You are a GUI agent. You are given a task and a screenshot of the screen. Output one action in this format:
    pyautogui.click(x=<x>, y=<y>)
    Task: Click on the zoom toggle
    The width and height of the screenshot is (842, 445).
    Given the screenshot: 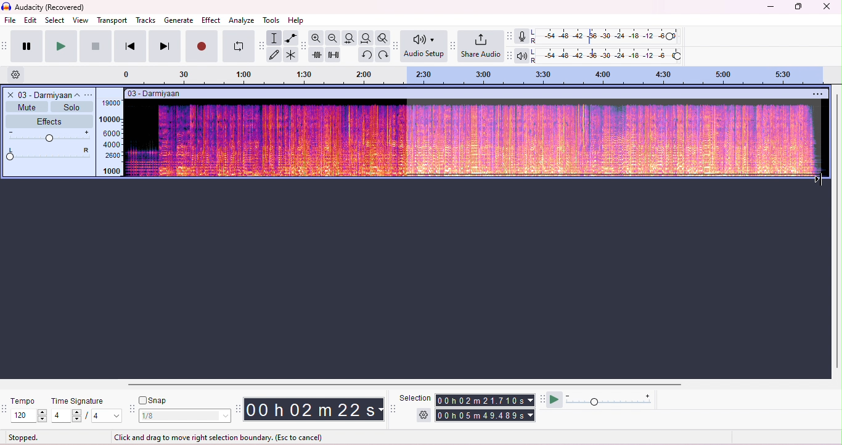 What is the action you would take?
    pyautogui.click(x=381, y=38)
    